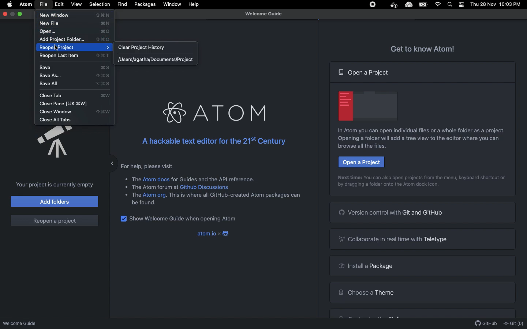  Describe the element at coordinates (417, 131) in the screenshot. I see `Instructional text` at that location.